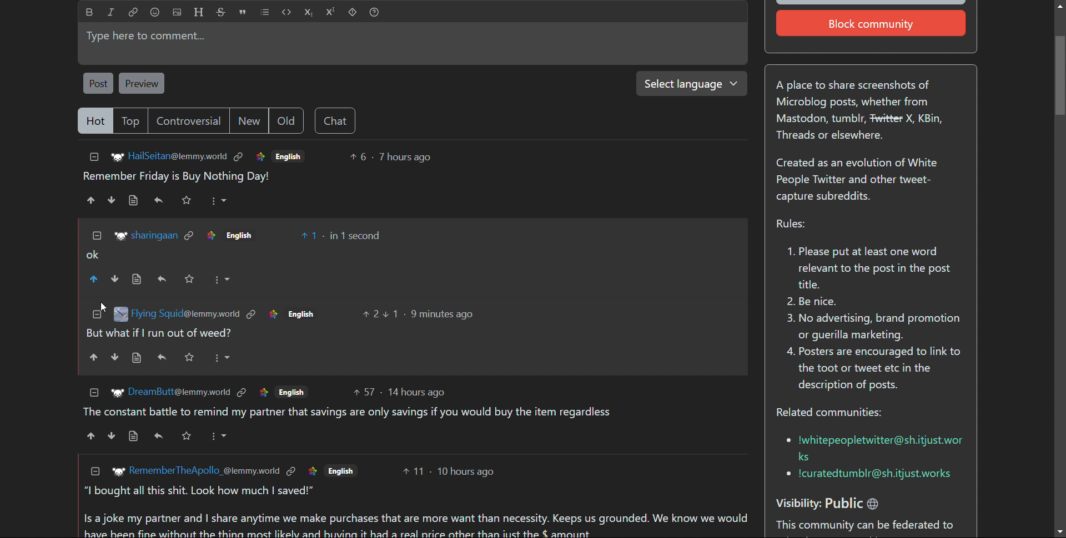 Image resolution: width=1066 pixels, height=538 pixels. Describe the element at coordinates (410, 43) in the screenshot. I see `type here to comment` at that location.